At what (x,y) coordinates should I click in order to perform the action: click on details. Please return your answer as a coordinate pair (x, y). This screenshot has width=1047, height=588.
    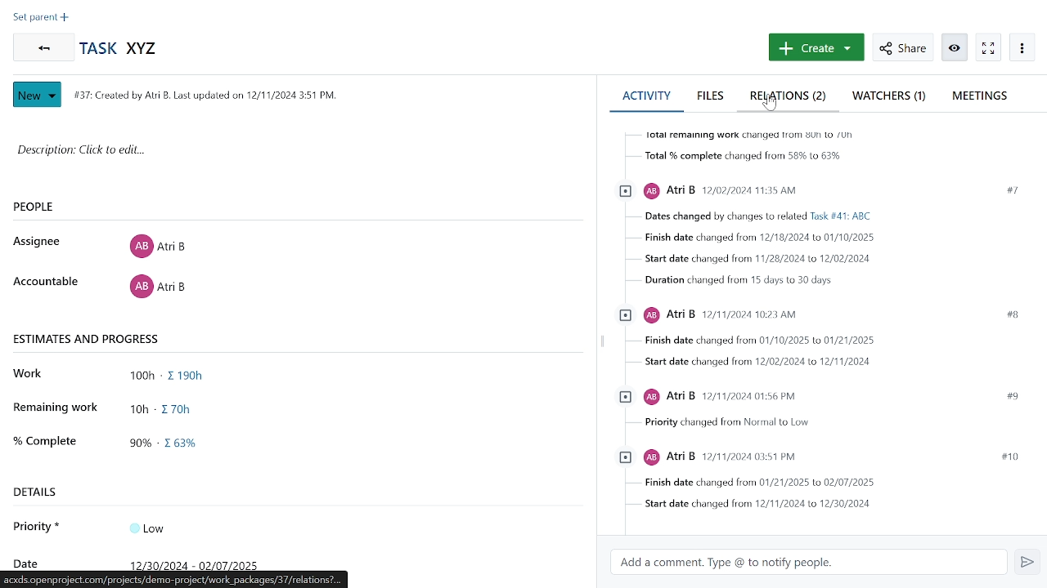
    Looking at the image, I should click on (42, 492).